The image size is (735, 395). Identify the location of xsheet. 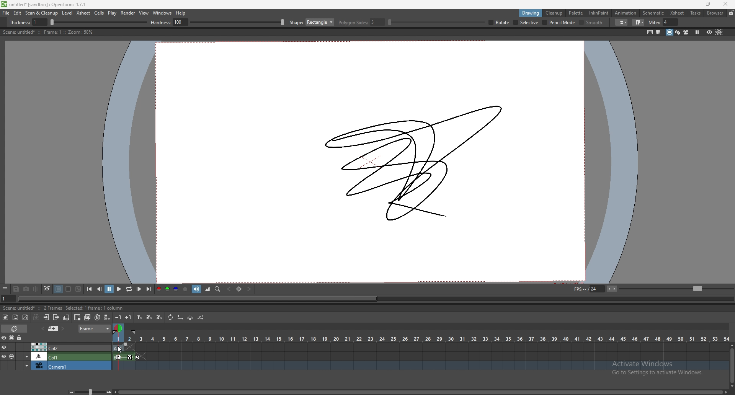
(84, 13).